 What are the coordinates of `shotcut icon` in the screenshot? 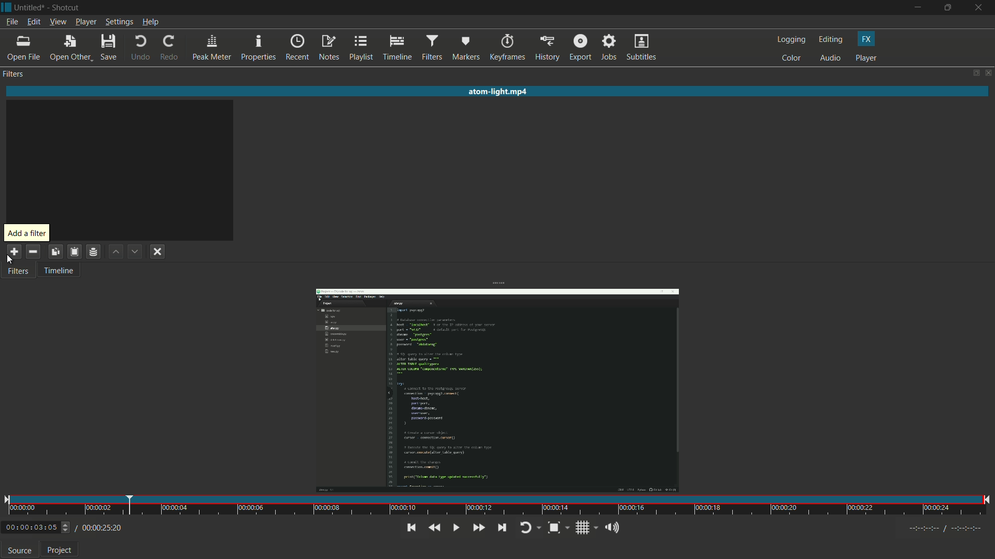 It's located at (6, 7).